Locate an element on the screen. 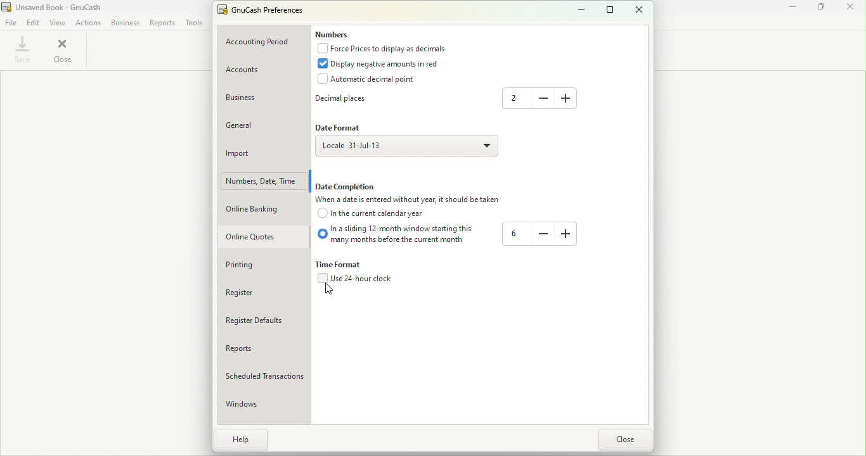  Minimize is located at coordinates (581, 9).